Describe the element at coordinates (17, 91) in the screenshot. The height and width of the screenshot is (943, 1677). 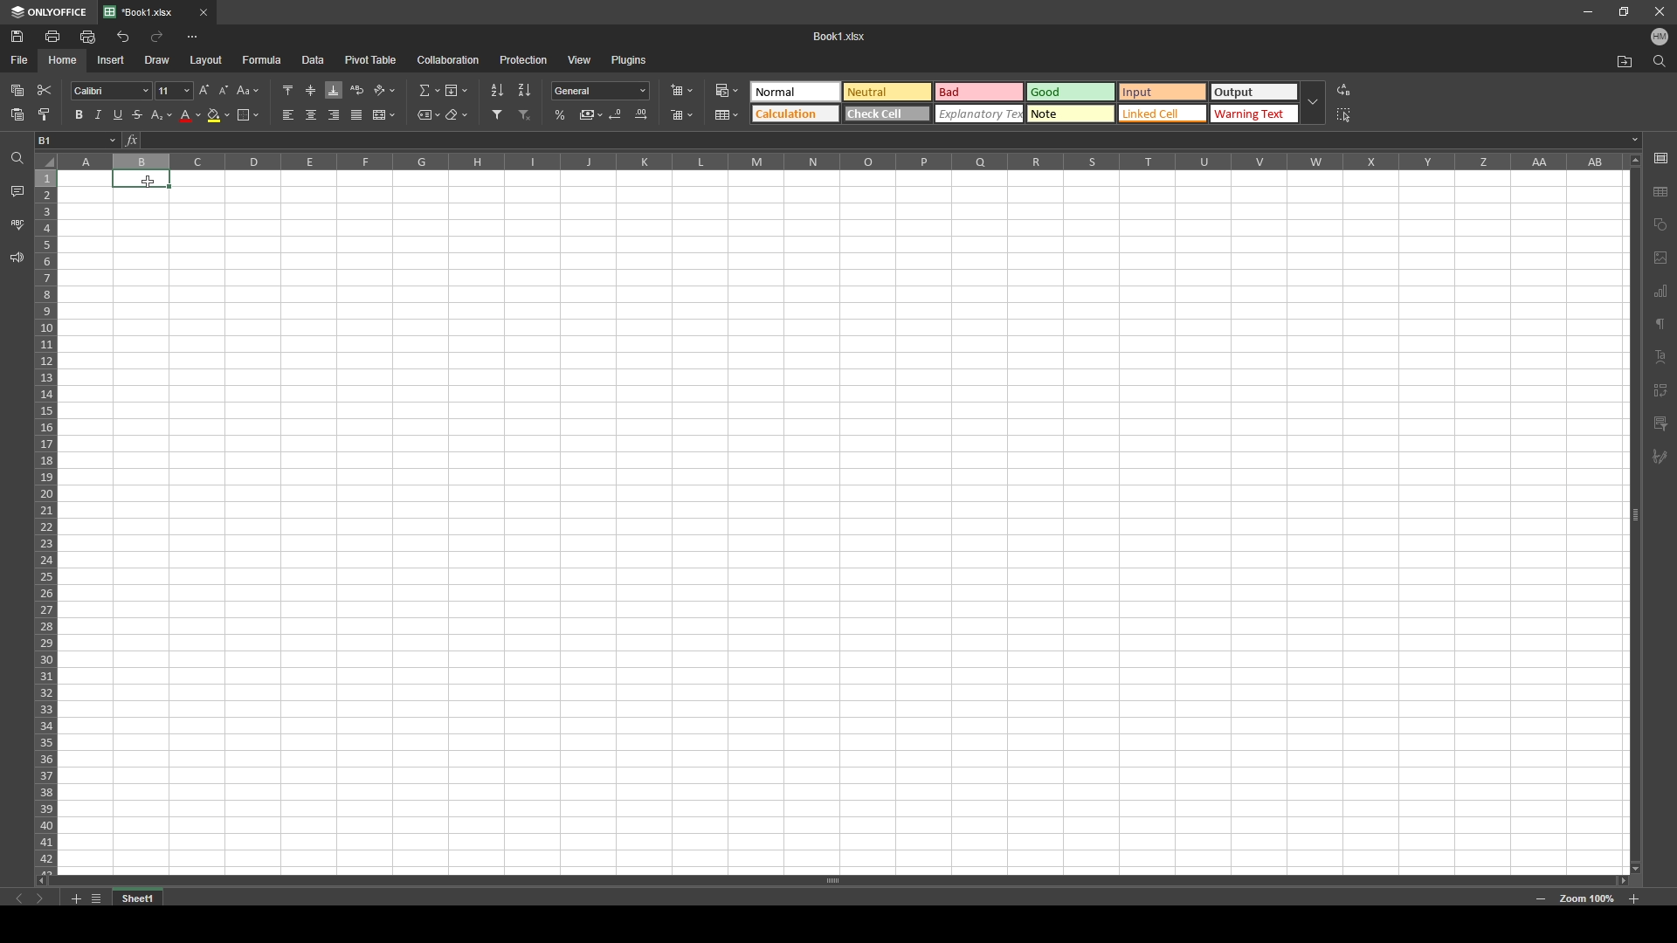
I see `paste` at that location.